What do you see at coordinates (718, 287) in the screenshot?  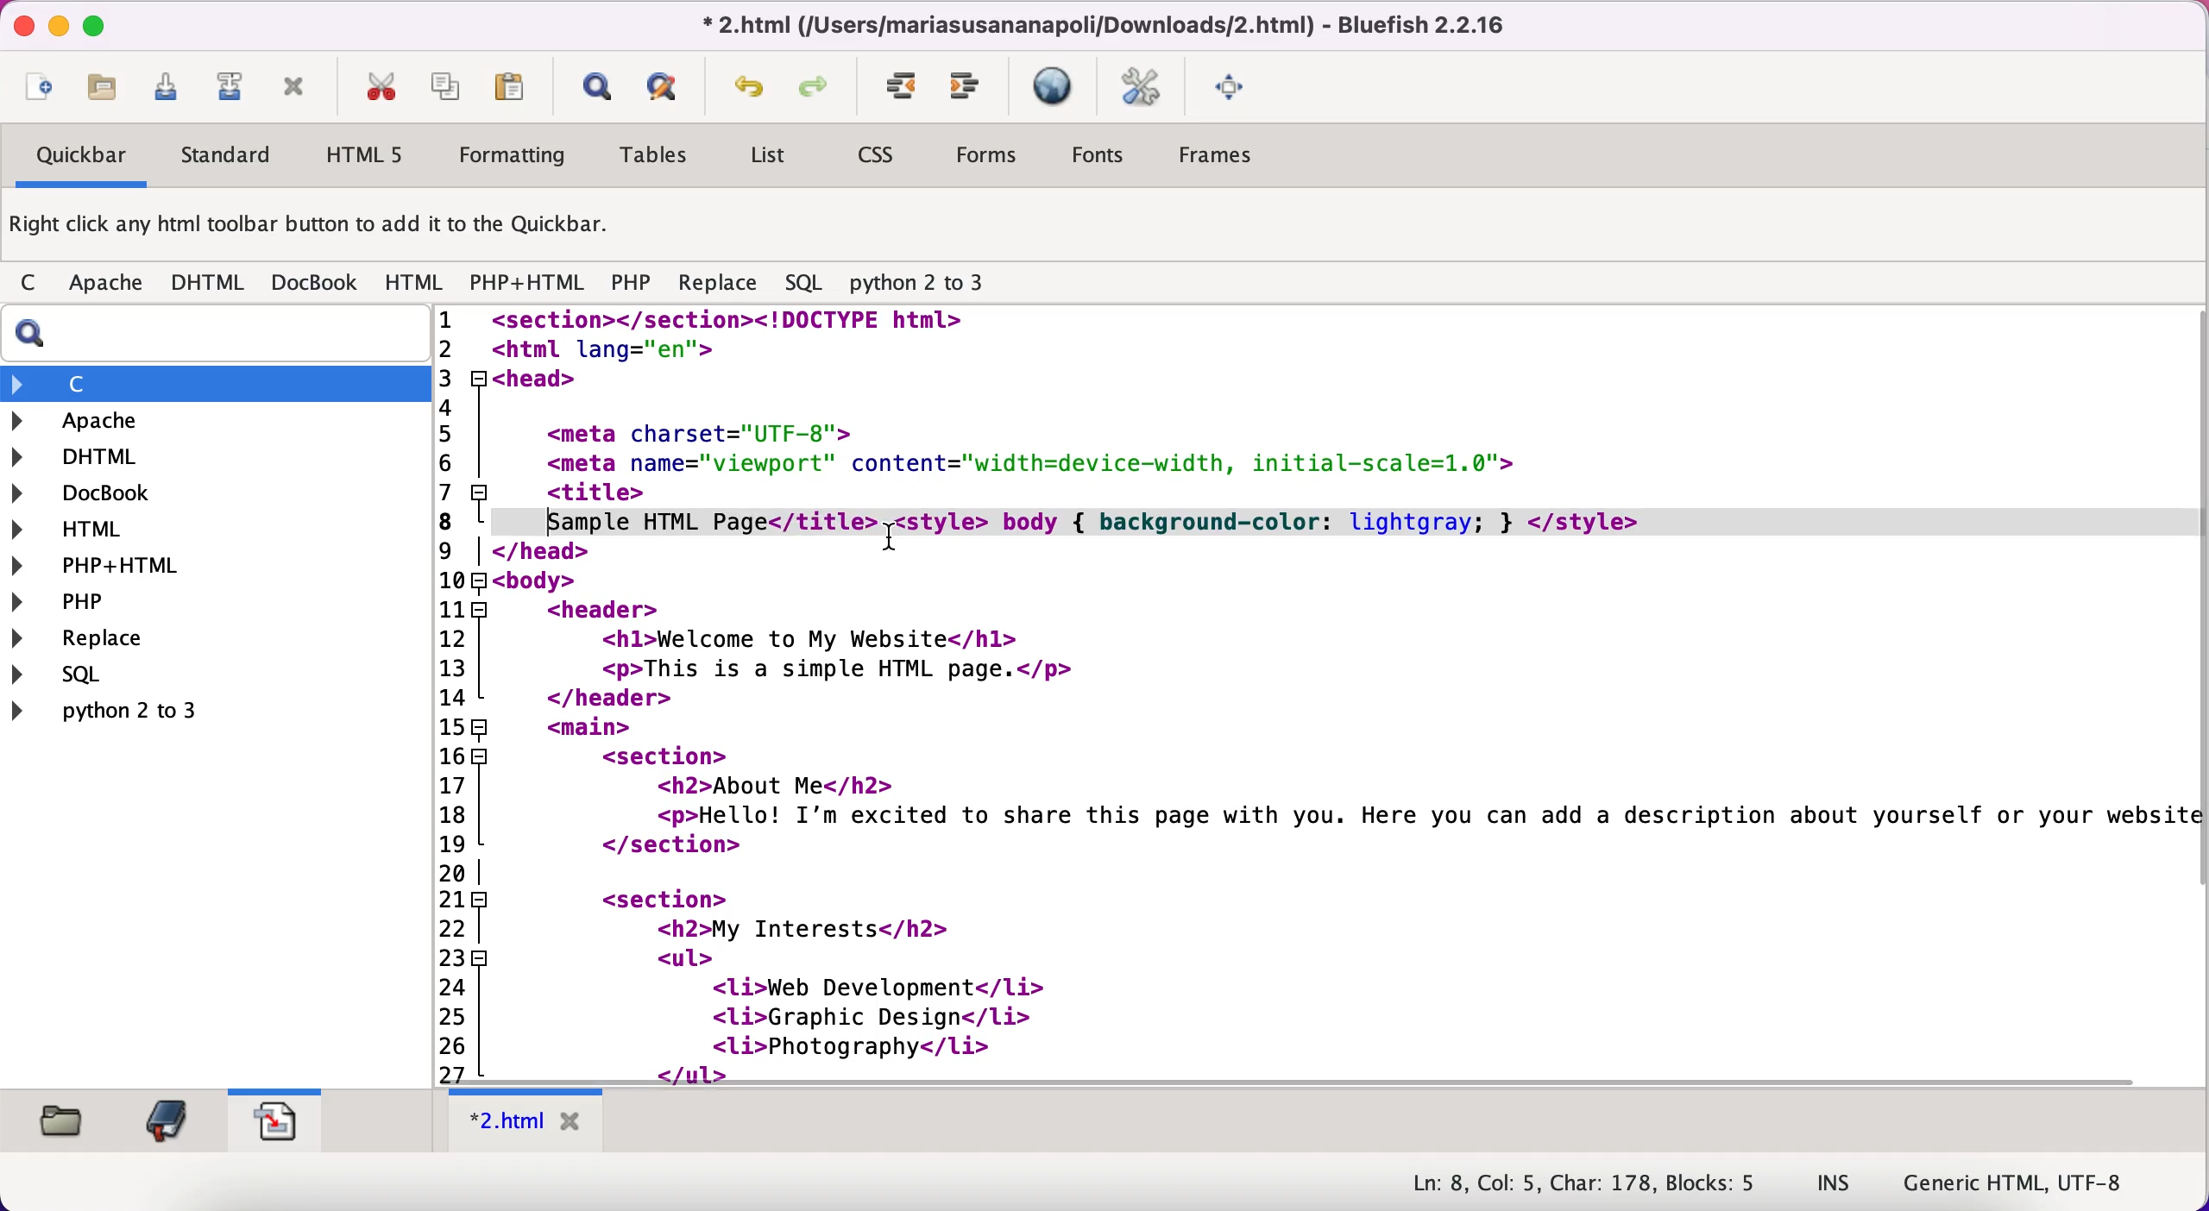 I see `replace` at bounding box center [718, 287].